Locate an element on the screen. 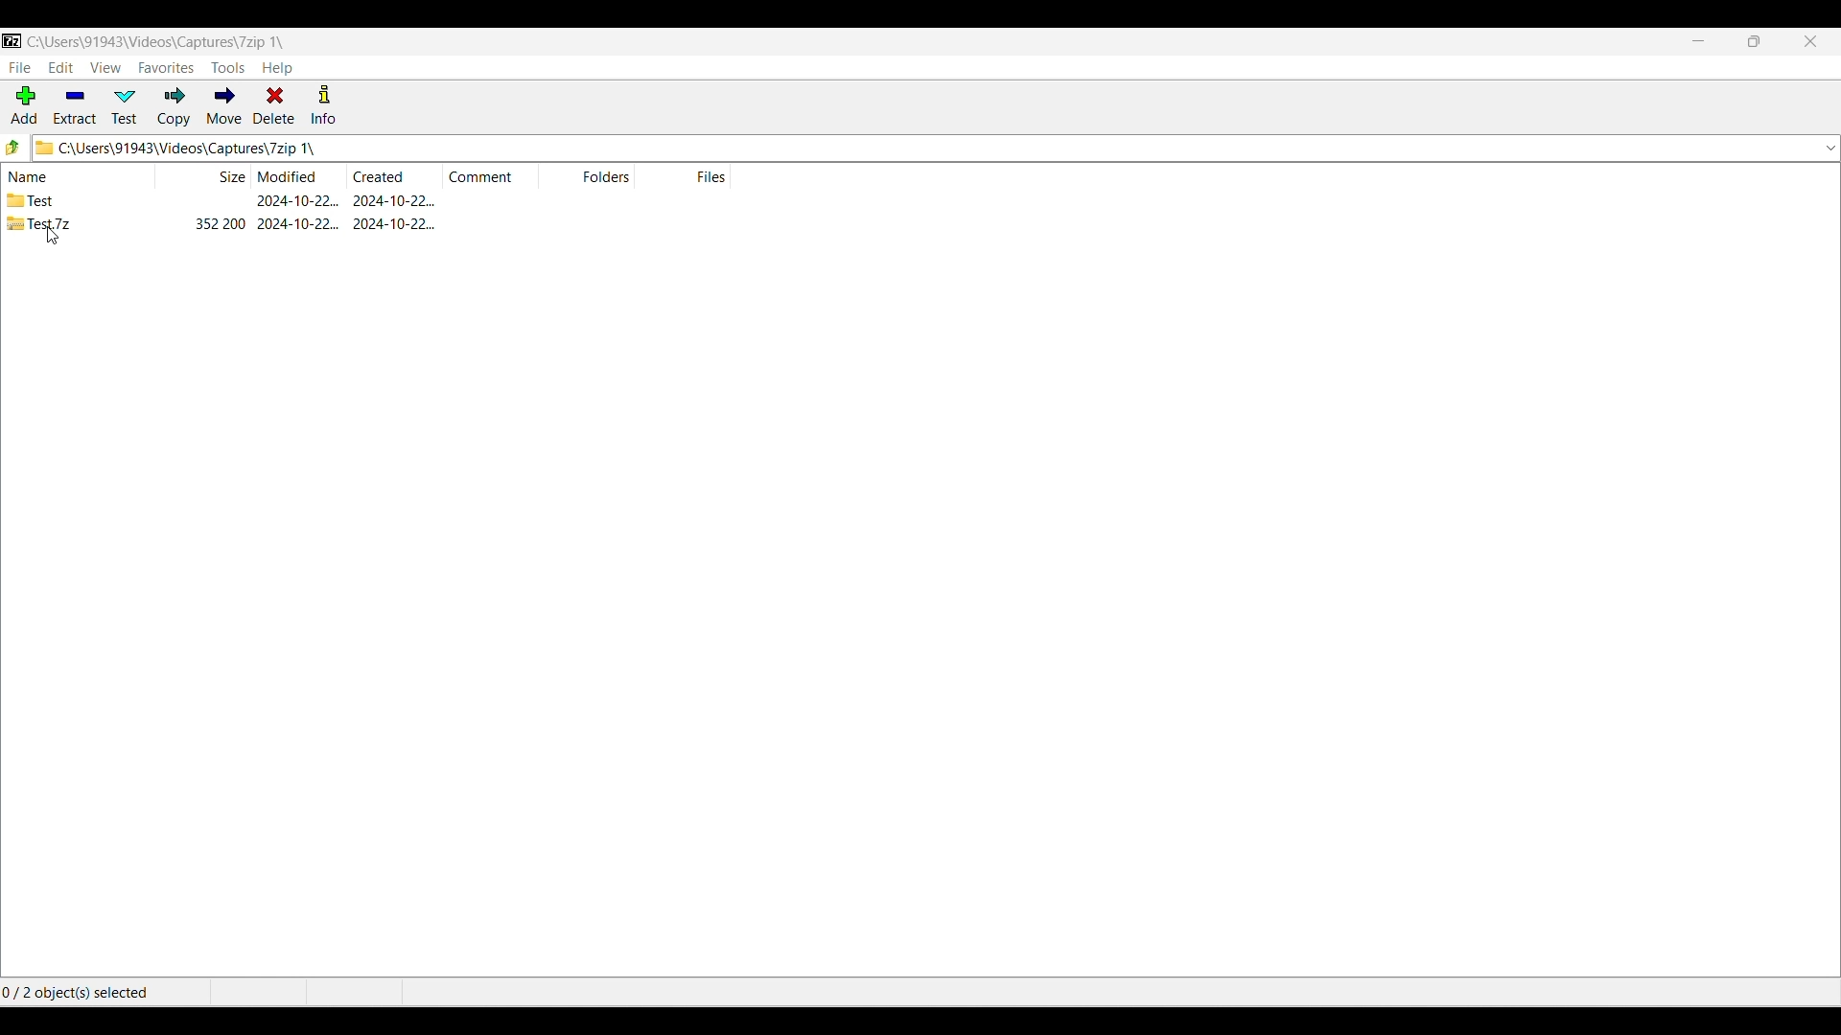  0/2 object(s) selected is located at coordinates (88, 992).